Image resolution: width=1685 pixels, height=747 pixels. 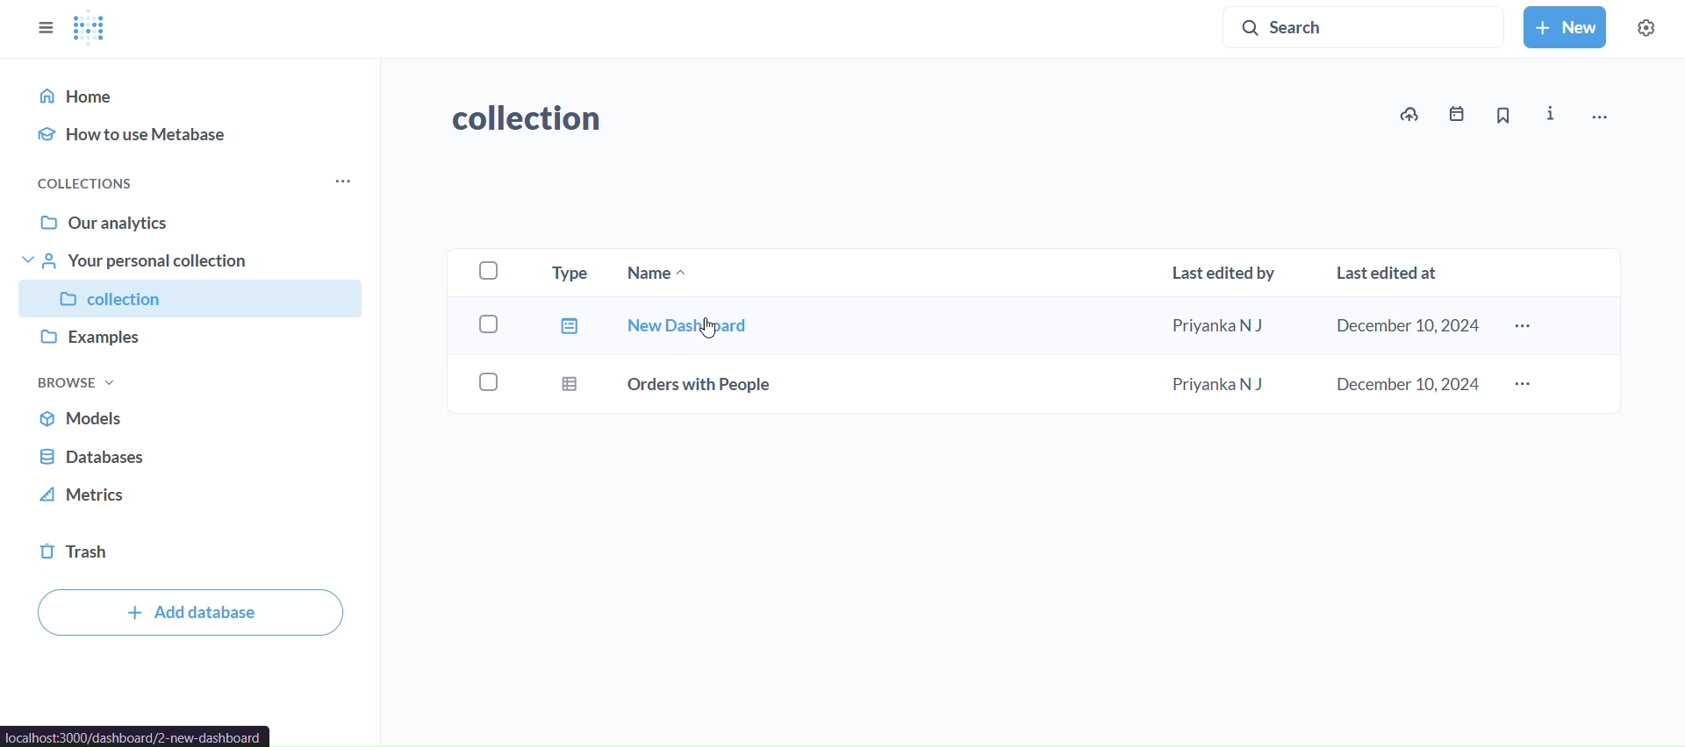 I want to click on browse, so click(x=77, y=383).